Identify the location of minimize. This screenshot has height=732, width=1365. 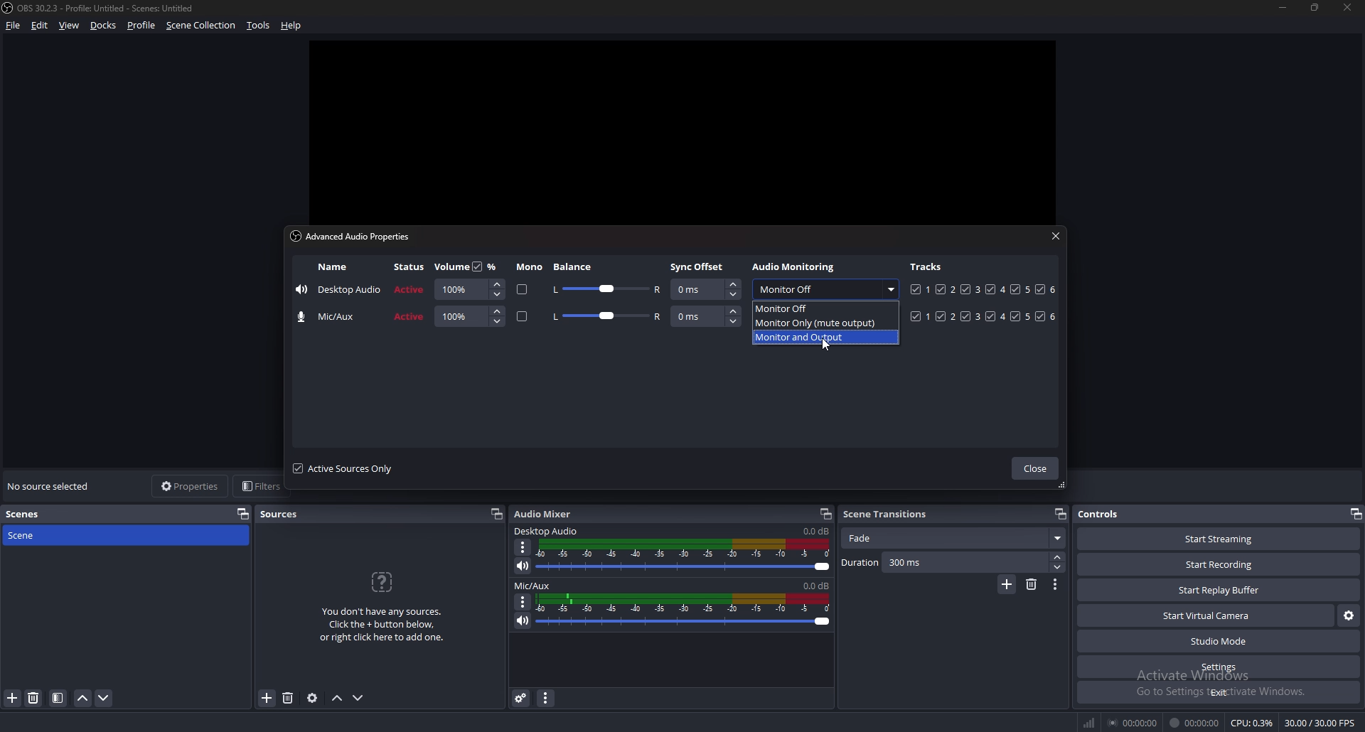
(1282, 8).